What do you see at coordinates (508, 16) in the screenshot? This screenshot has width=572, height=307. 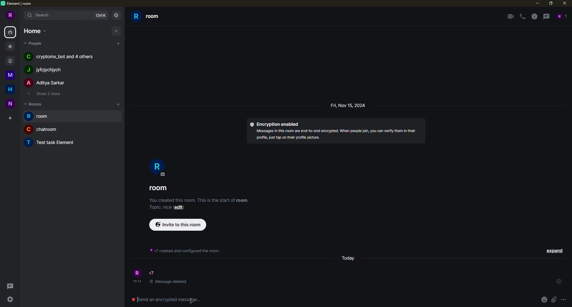 I see `video call` at bounding box center [508, 16].